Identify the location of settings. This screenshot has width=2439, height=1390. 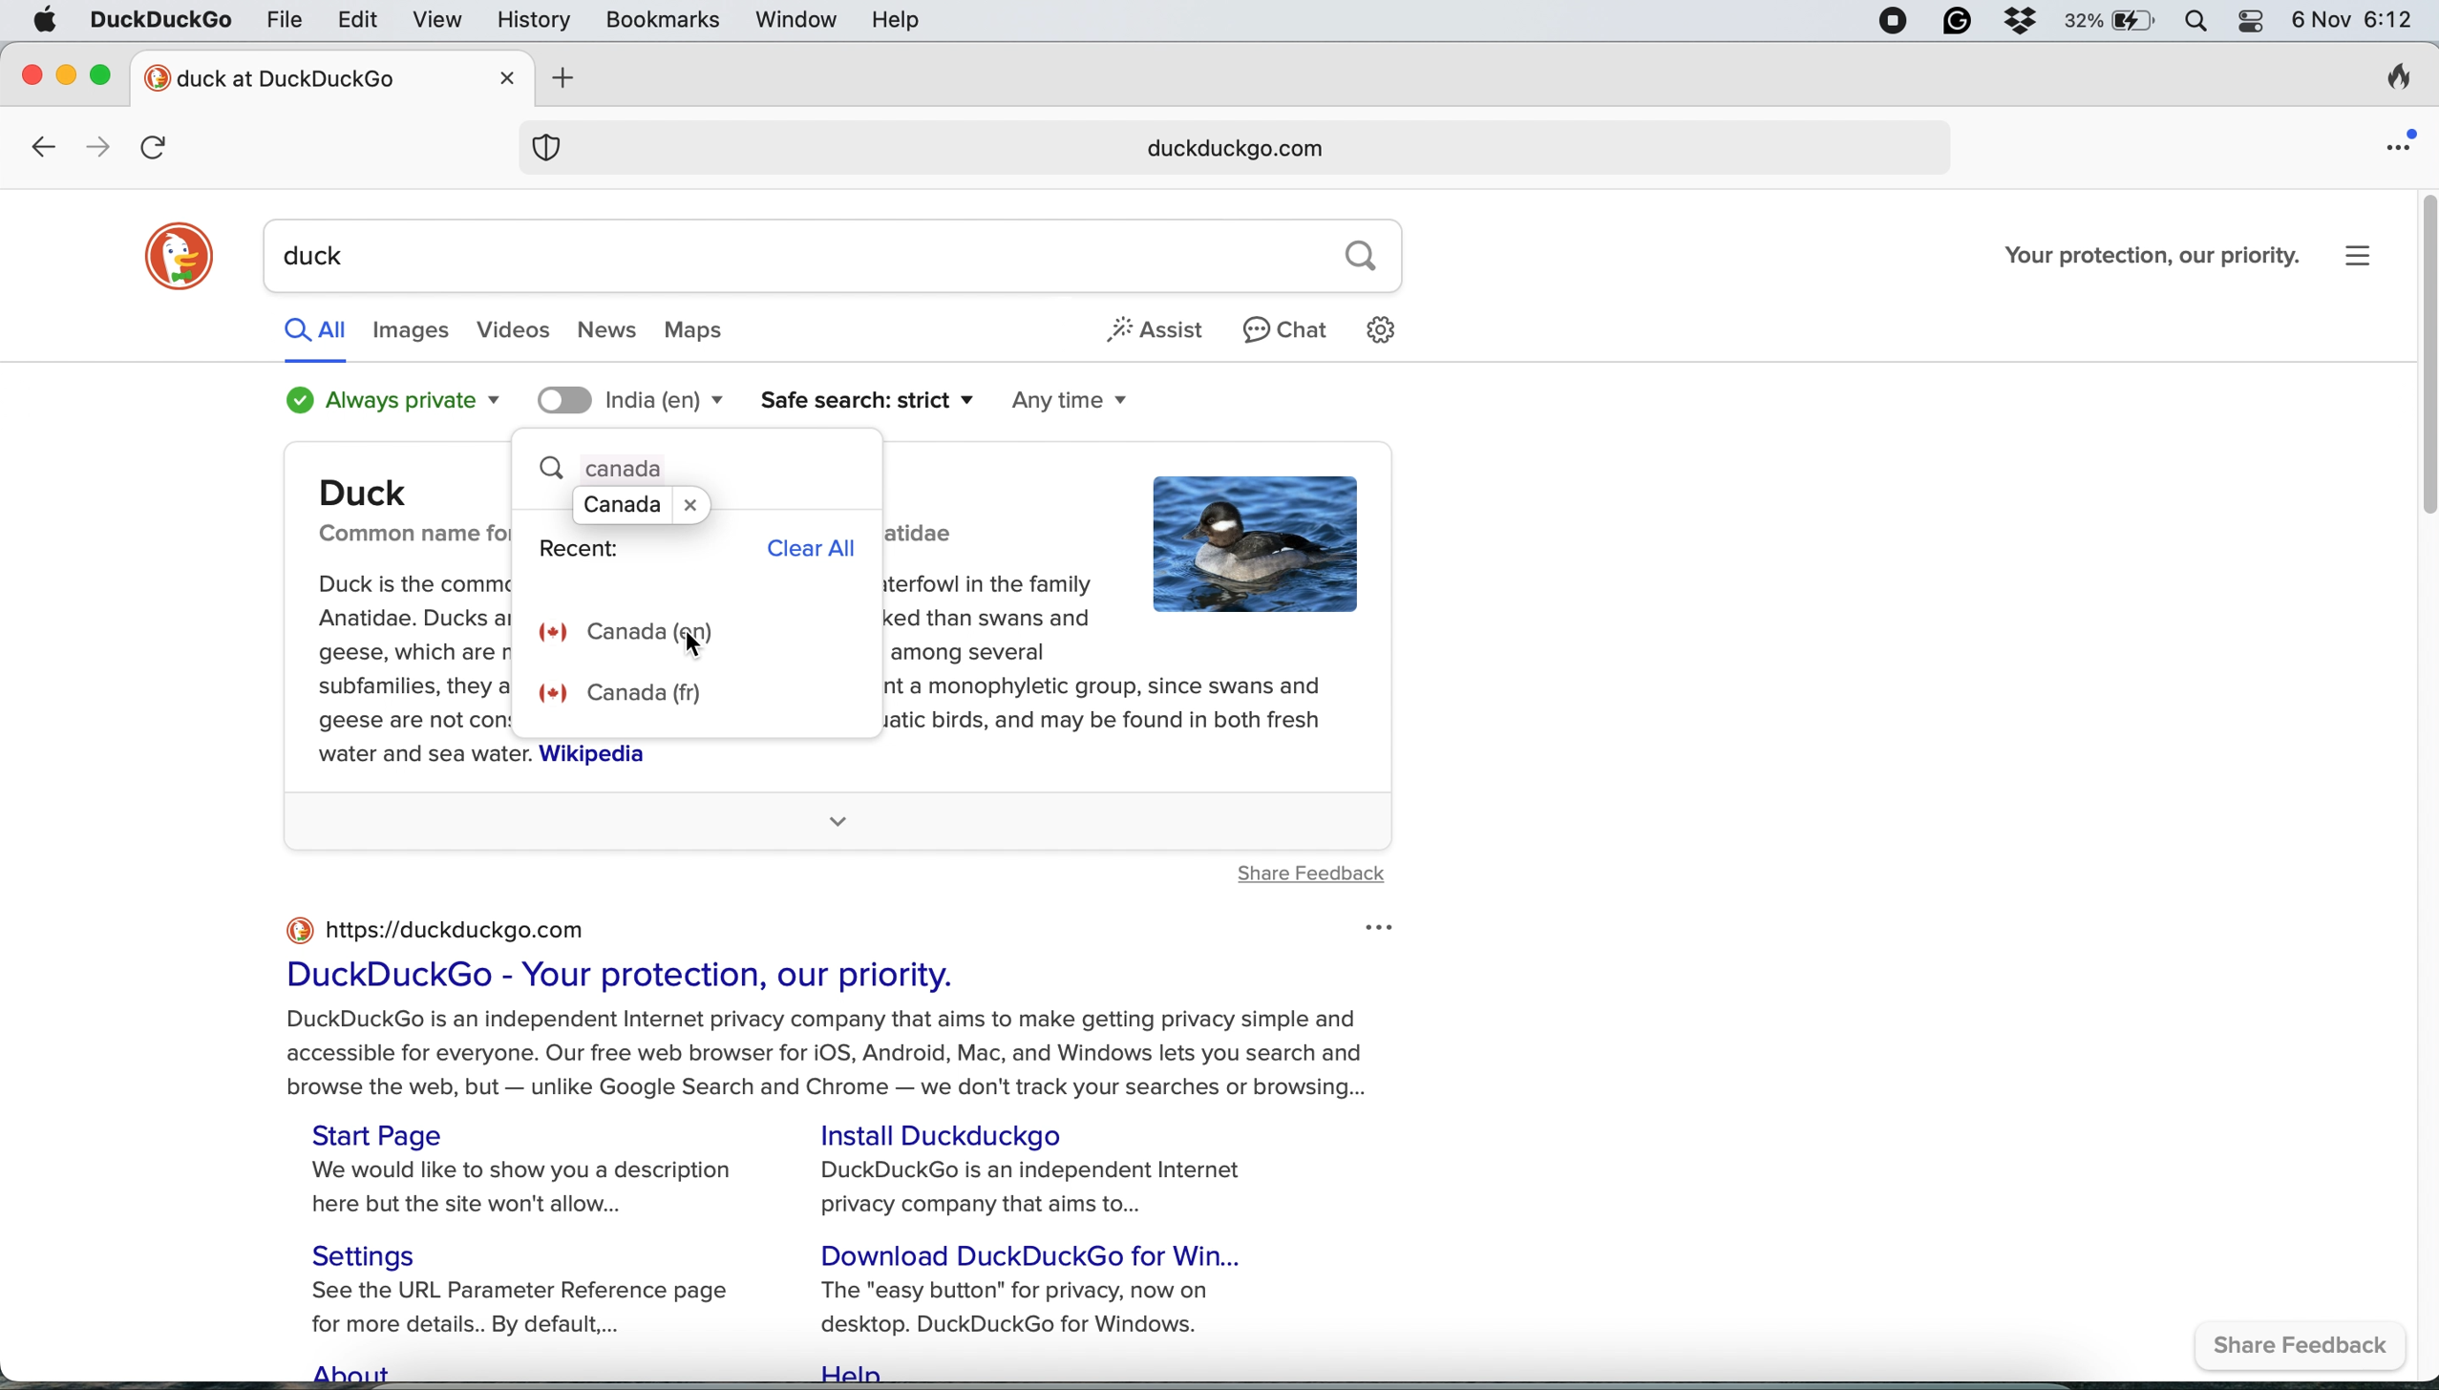
(1389, 329).